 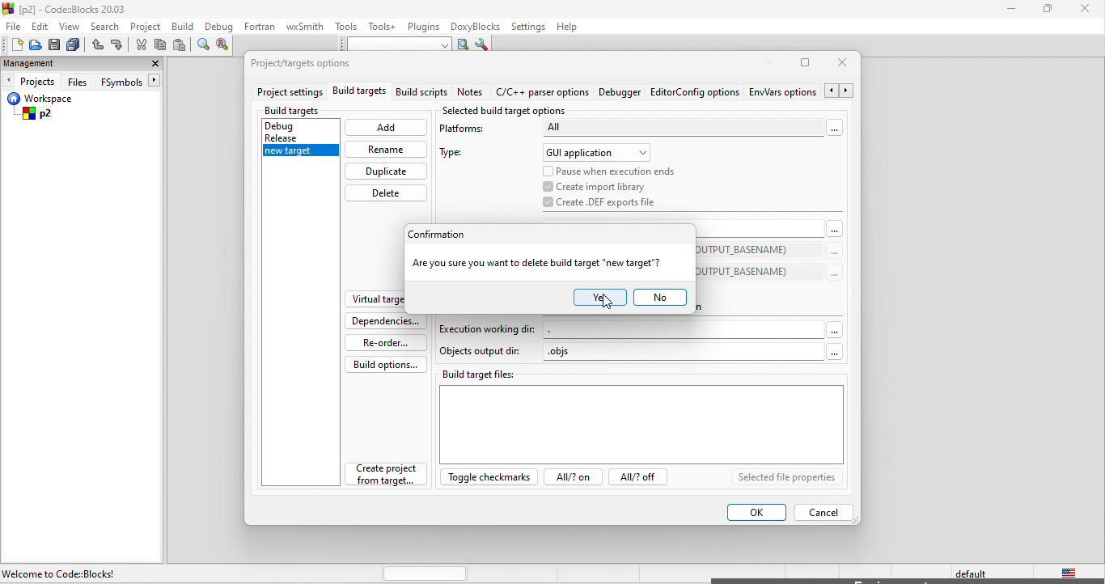 I want to click on wxsmith, so click(x=307, y=26).